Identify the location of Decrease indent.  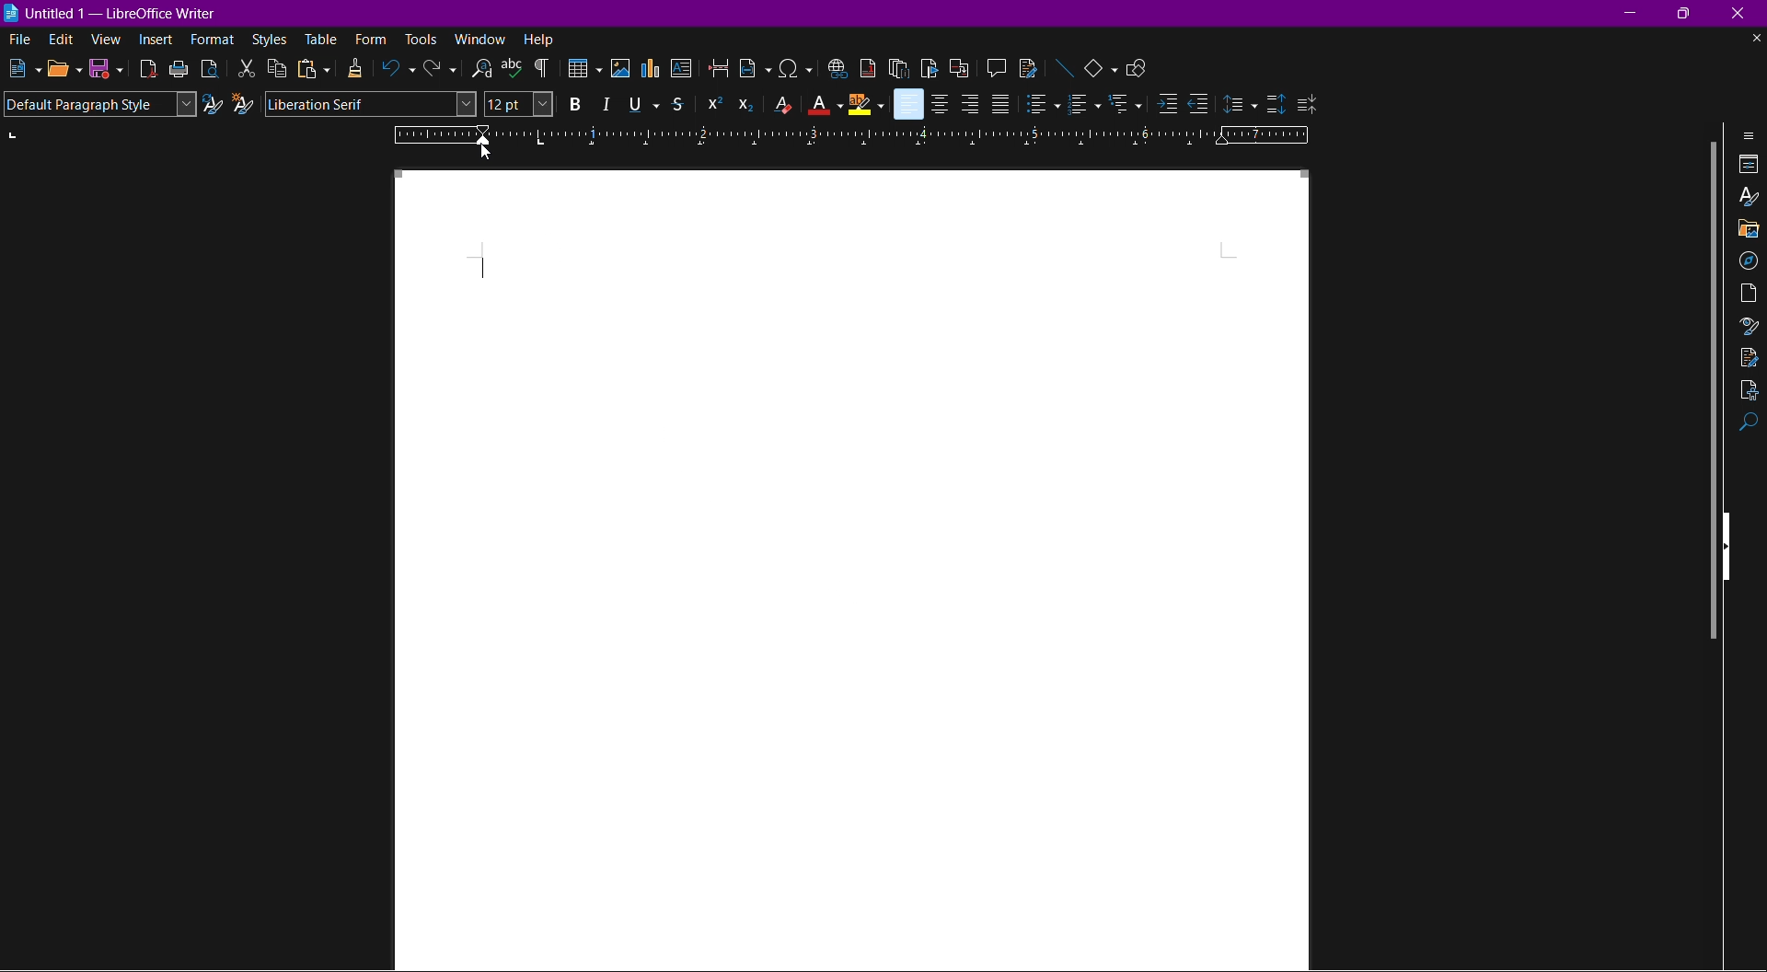
(1201, 105).